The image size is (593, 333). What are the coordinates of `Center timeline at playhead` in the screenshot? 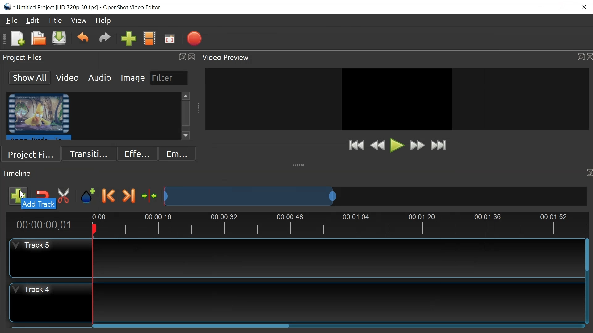 It's located at (150, 195).